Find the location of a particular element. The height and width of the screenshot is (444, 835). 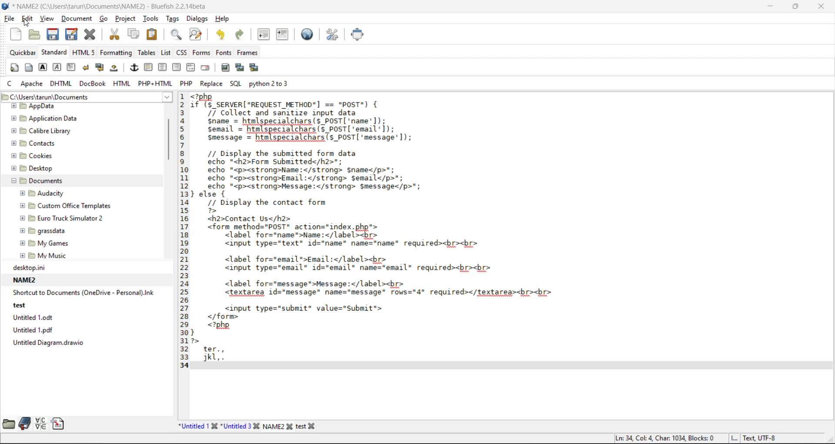

tables is located at coordinates (146, 53).